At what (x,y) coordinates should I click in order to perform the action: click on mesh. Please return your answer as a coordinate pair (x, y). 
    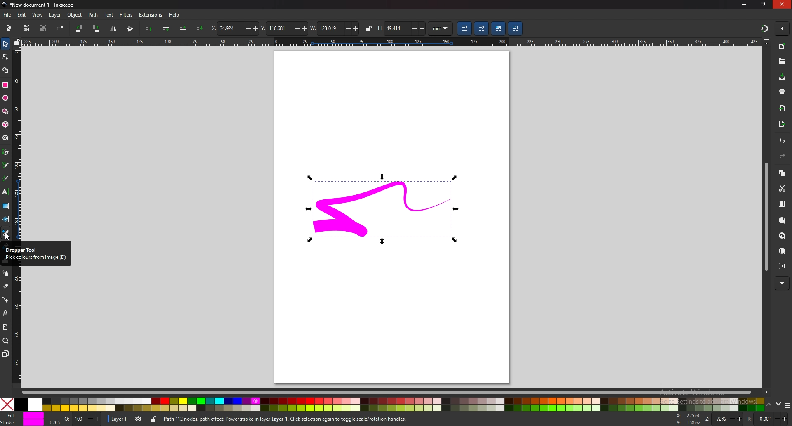
    Looking at the image, I should click on (6, 219).